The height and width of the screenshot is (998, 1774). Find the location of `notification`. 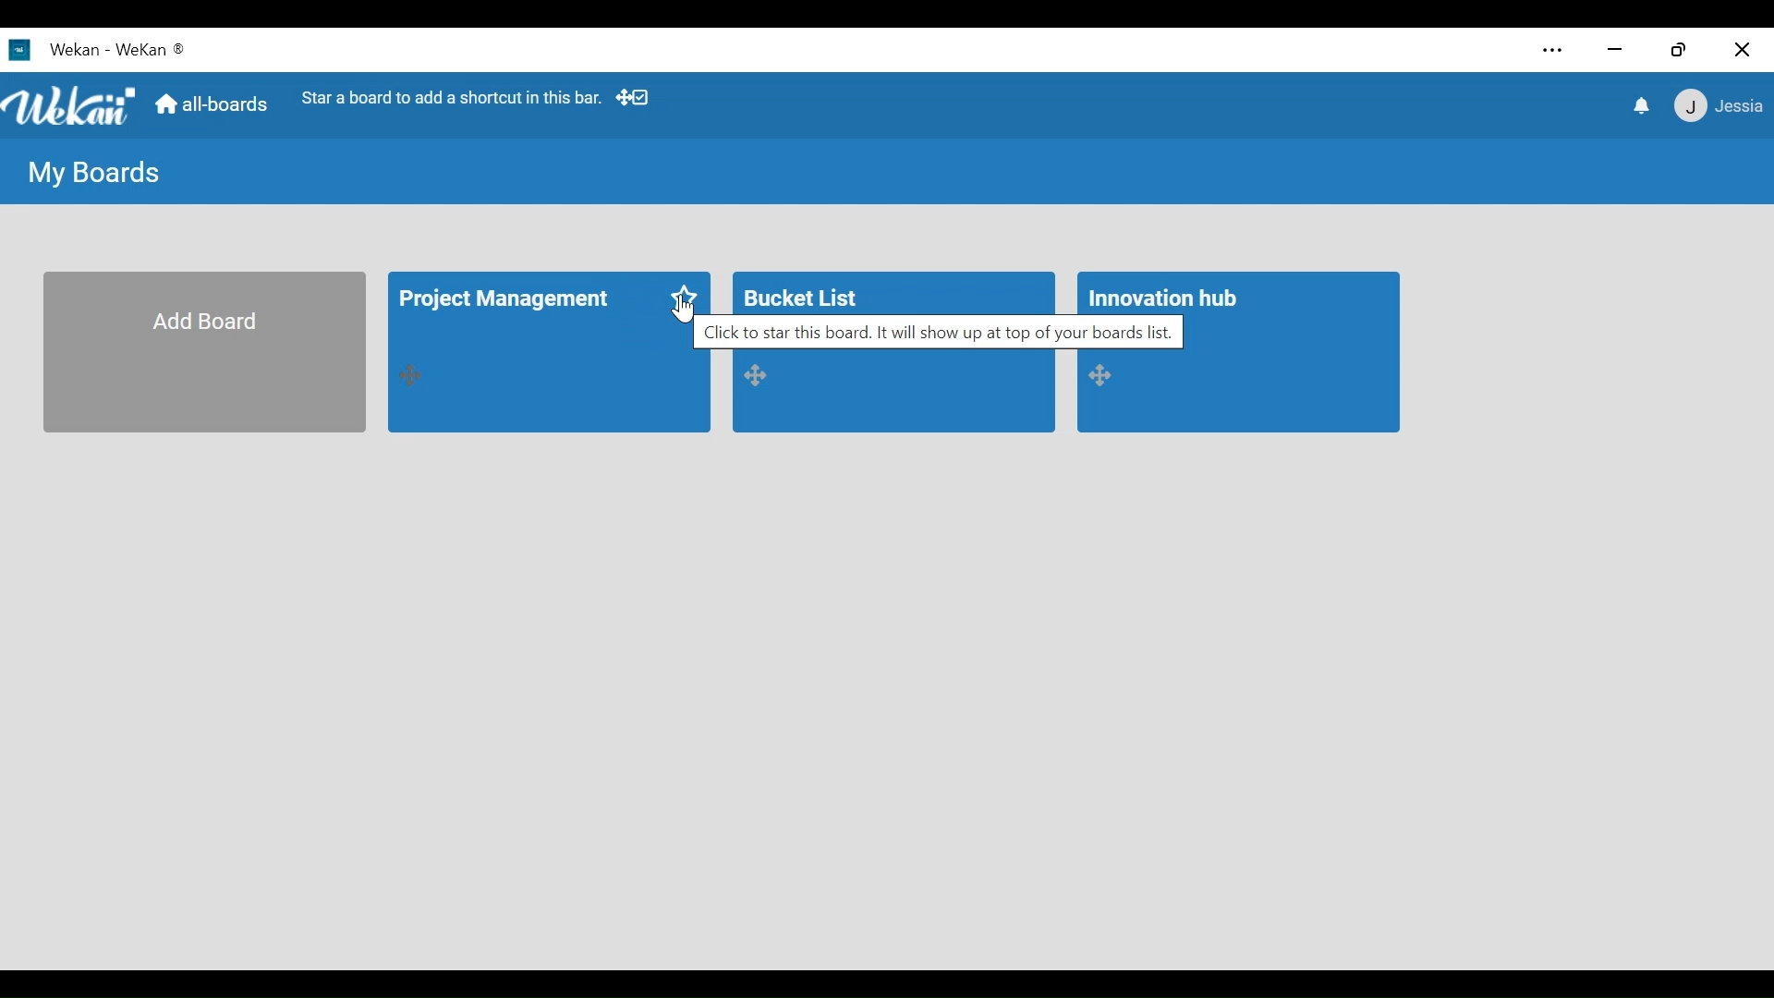

notification is located at coordinates (1638, 105).